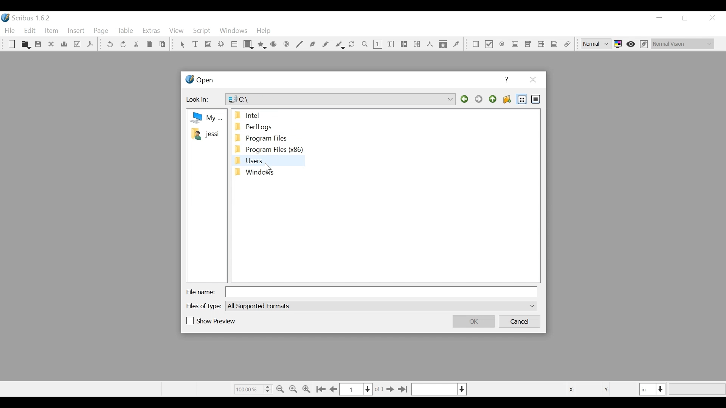 Image resolution: width=726 pixels, height=408 pixels. I want to click on Create Folder, so click(507, 99).